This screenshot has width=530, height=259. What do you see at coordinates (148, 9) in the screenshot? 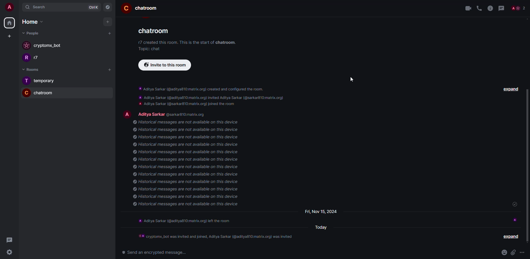
I see `room` at bounding box center [148, 9].